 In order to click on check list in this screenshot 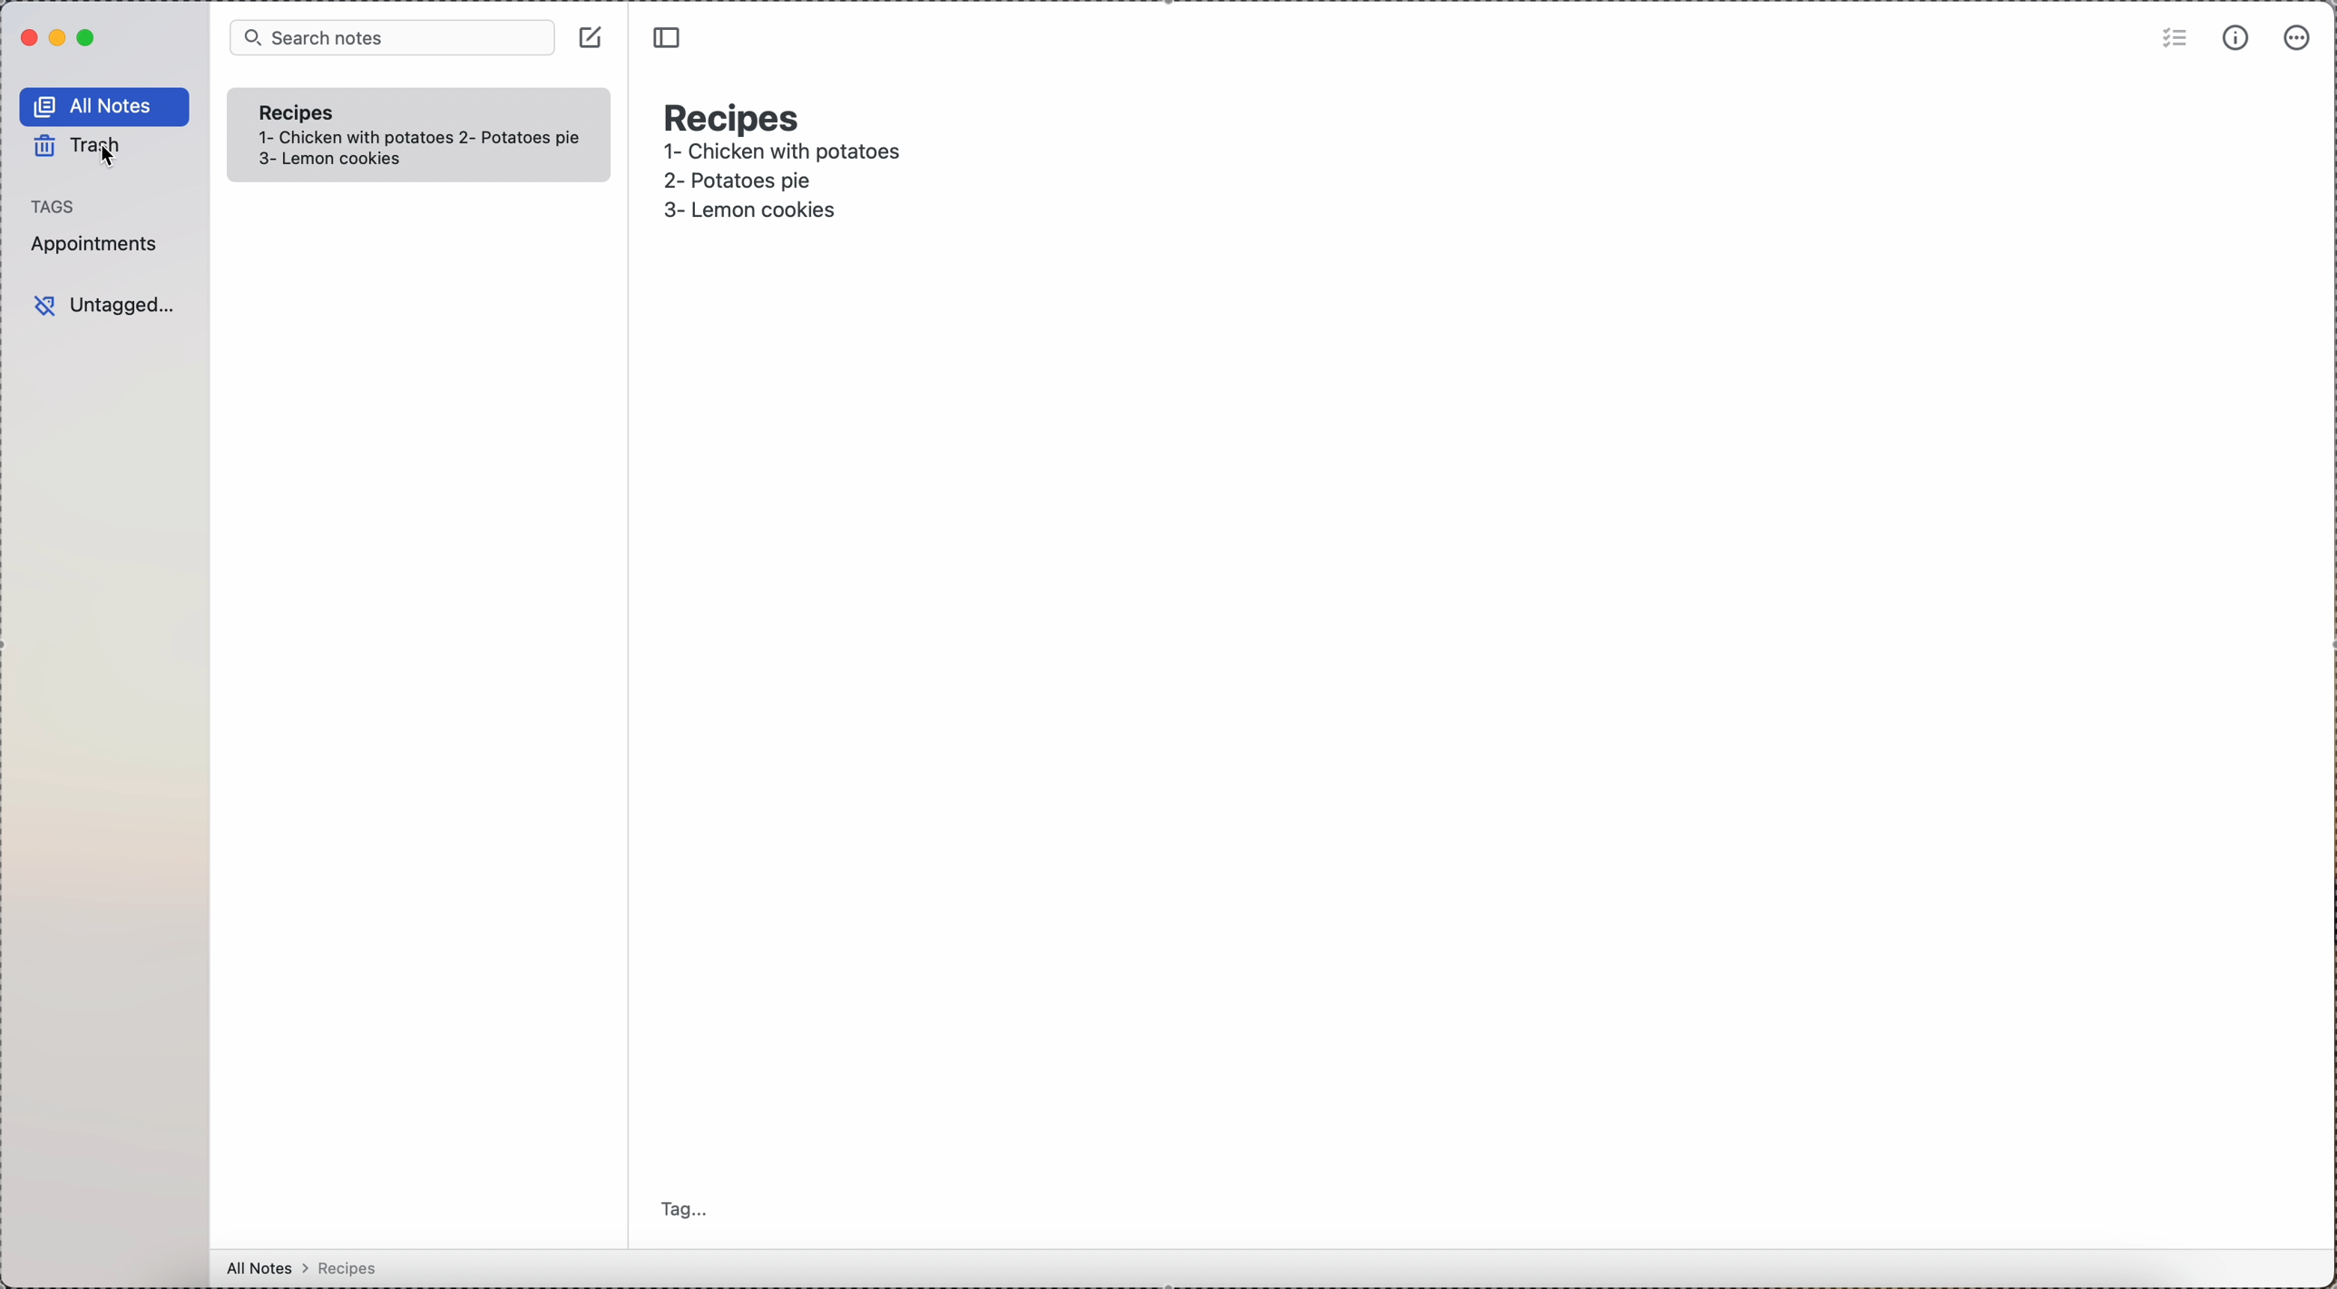, I will do `click(2172, 41)`.